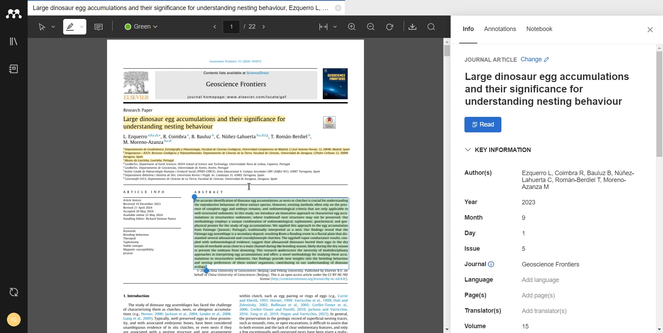 The height and width of the screenshot is (333, 663). I want to click on text, so click(539, 296).